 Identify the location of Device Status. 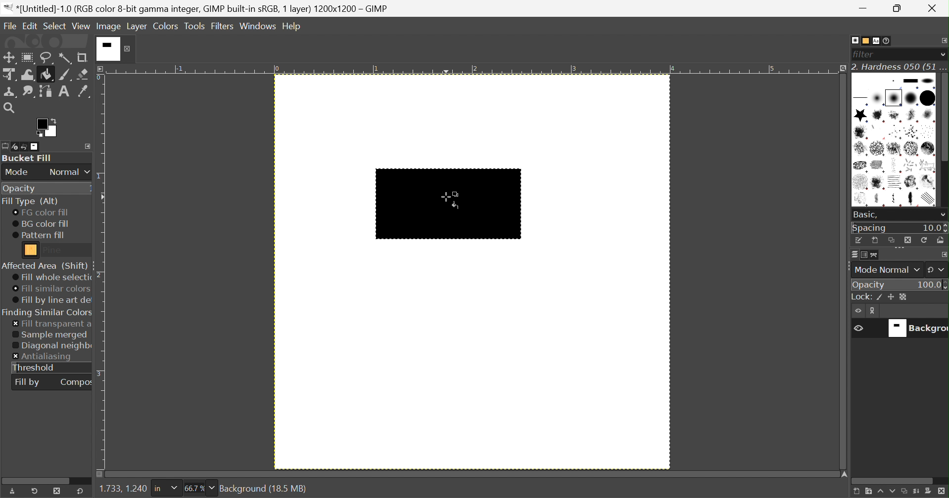
(15, 147).